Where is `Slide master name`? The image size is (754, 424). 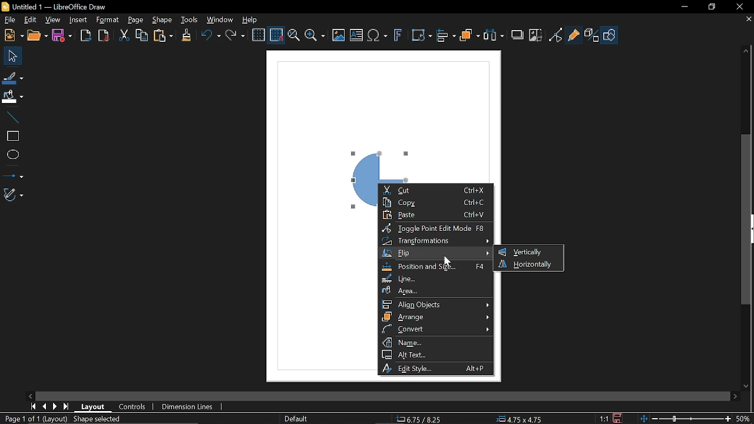
Slide master name is located at coordinates (297, 419).